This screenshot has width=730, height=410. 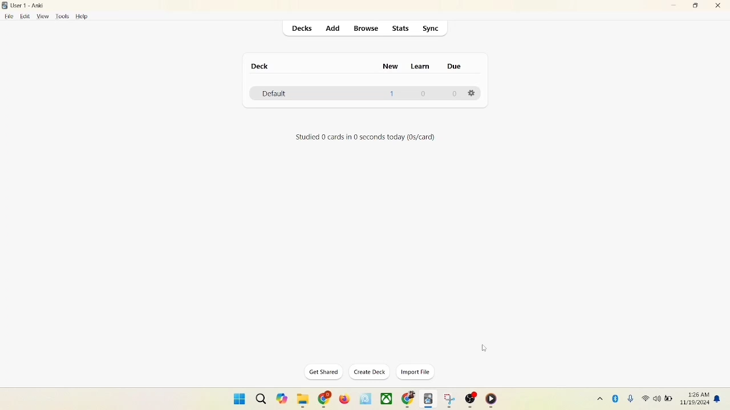 What do you see at coordinates (364, 137) in the screenshot?
I see `text` at bounding box center [364, 137].